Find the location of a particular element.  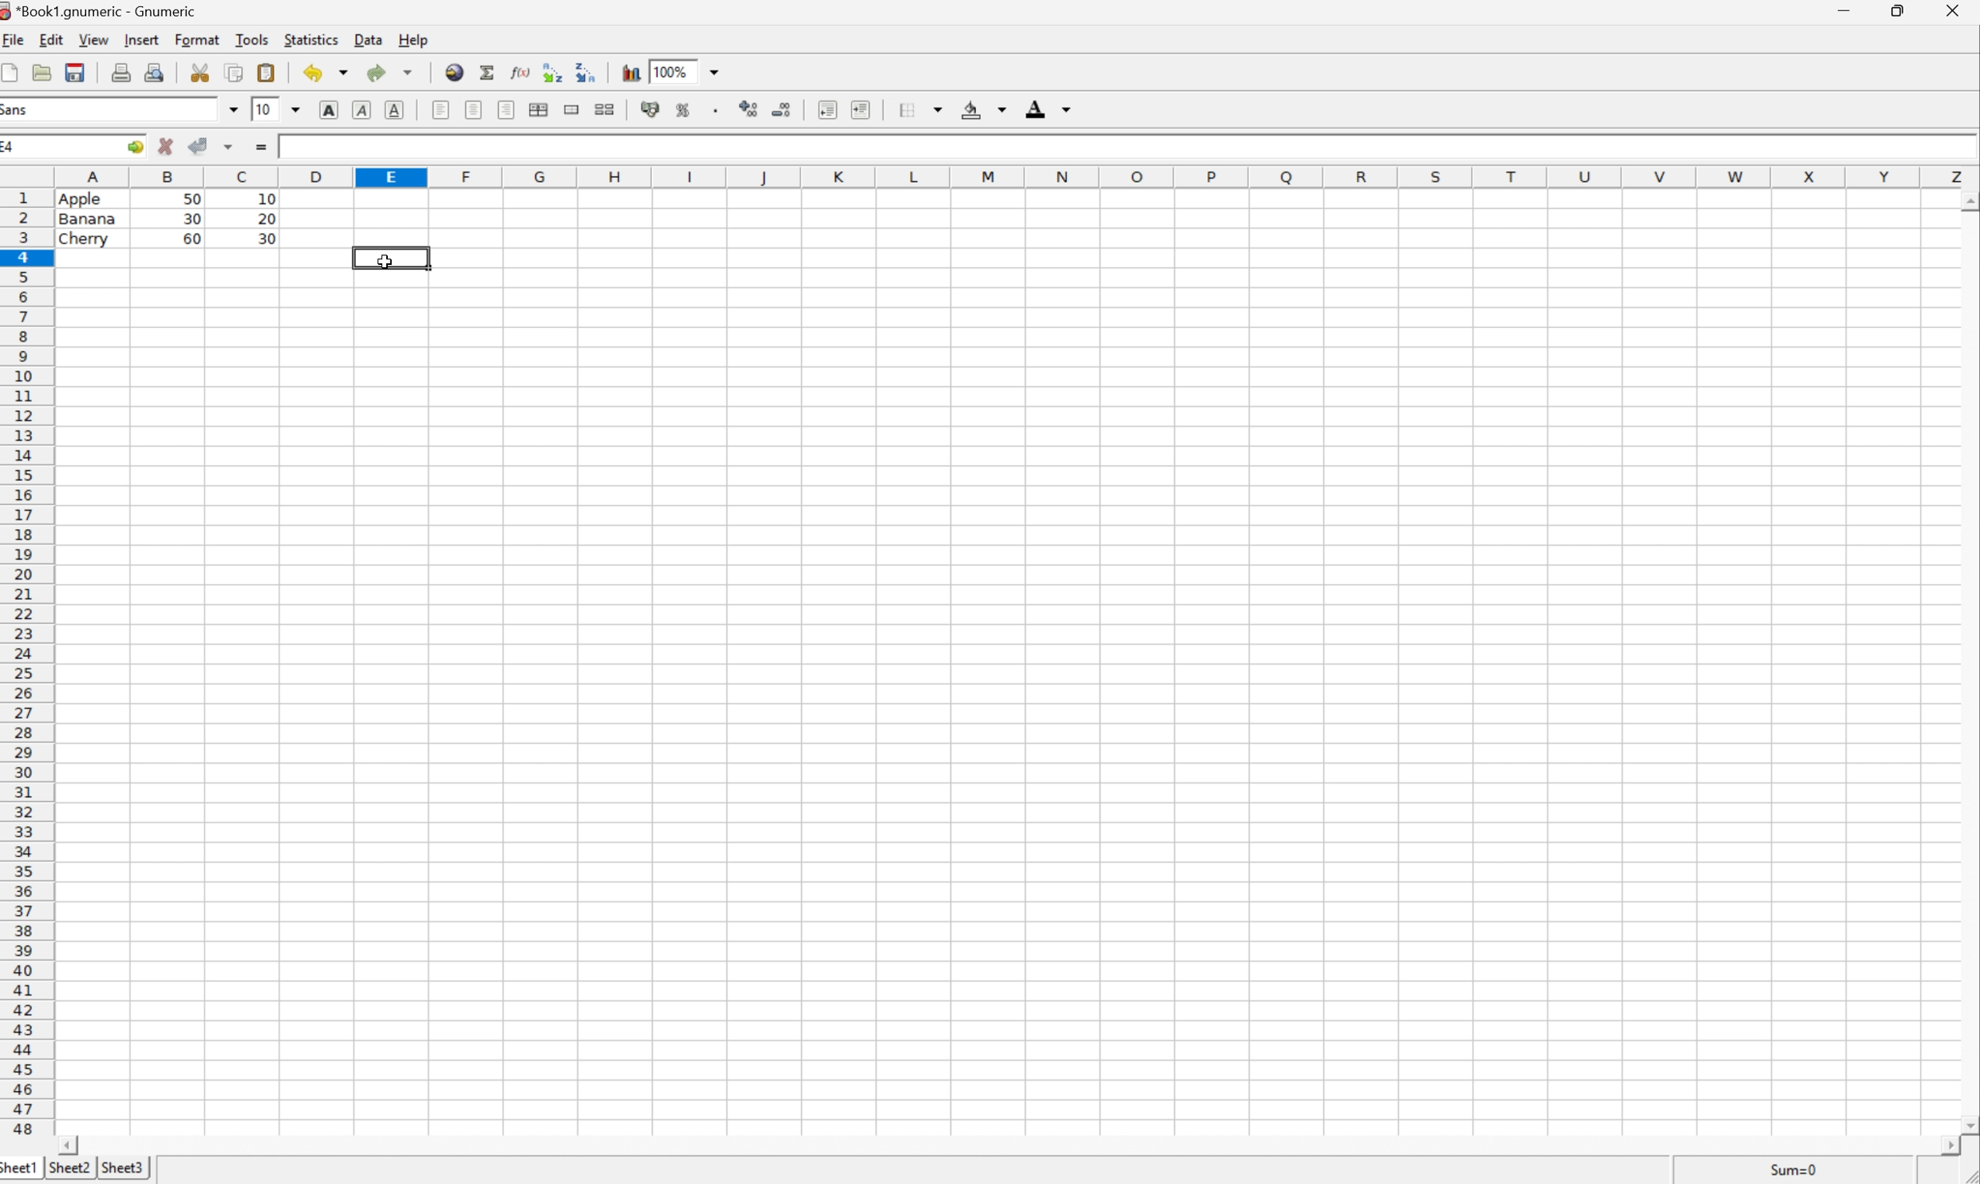

drop down is located at coordinates (294, 111).